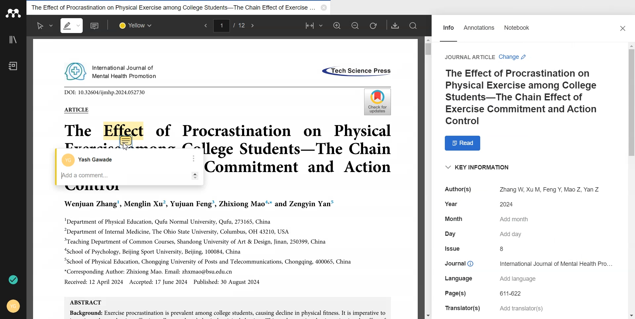 The height and width of the screenshot is (319, 635). What do you see at coordinates (527, 97) in the screenshot?
I see ` The Effect of Procrastination on Physical Exercise among College Students-The Chain Effect of Exercise Commitment and Action Control` at bounding box center [527, 97].